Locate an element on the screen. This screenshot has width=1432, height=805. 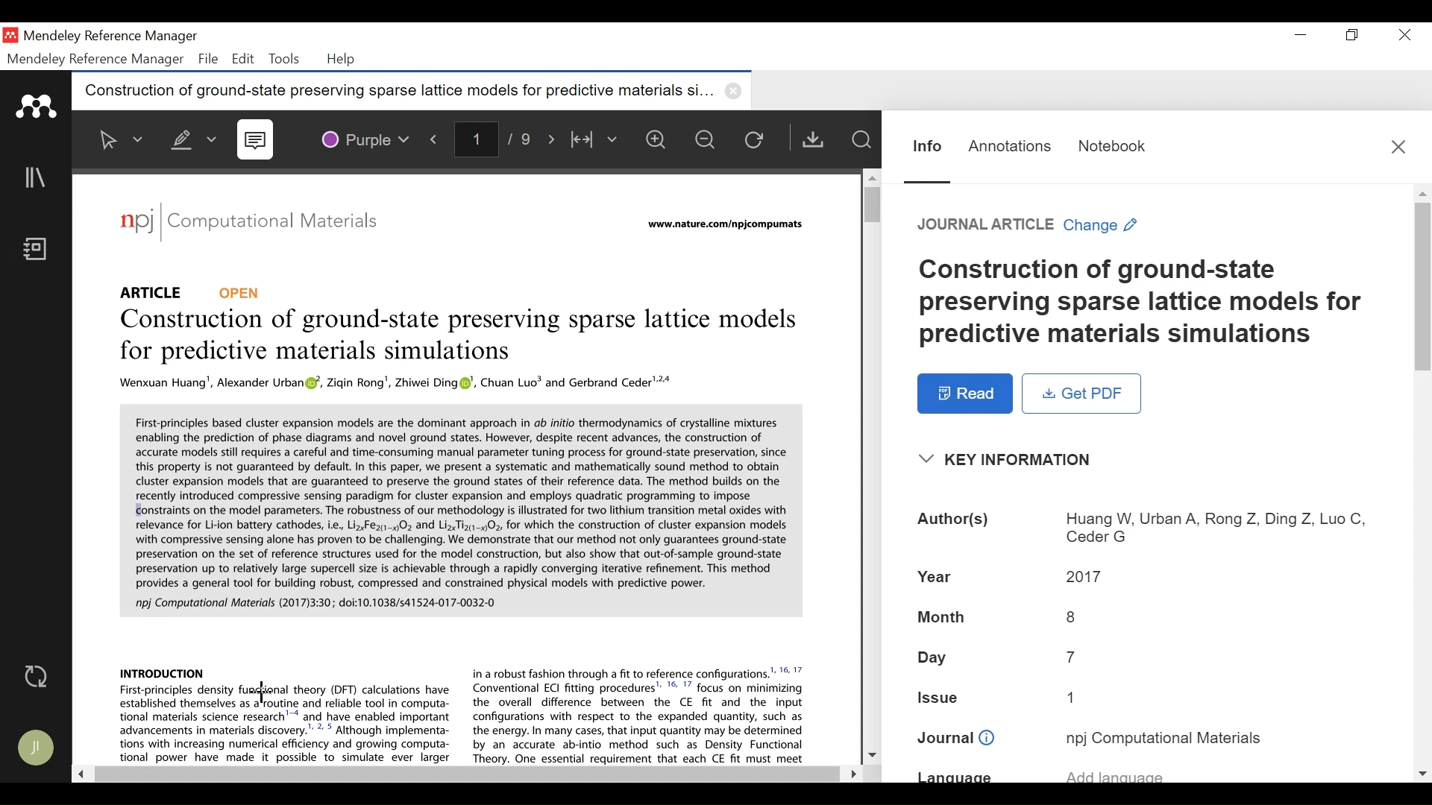
Reload is located at coordinates (760, 142).